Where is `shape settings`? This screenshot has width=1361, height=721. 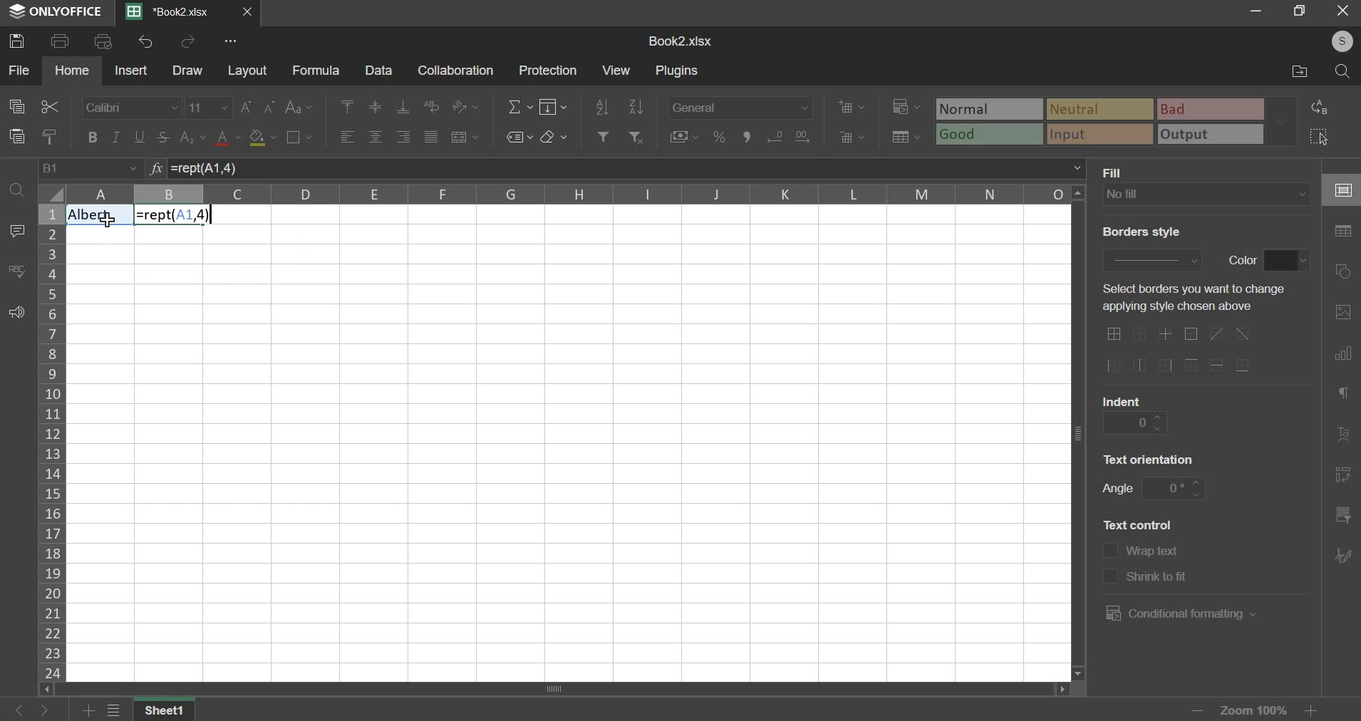 shape settings is located at coordinates (1344, 267).